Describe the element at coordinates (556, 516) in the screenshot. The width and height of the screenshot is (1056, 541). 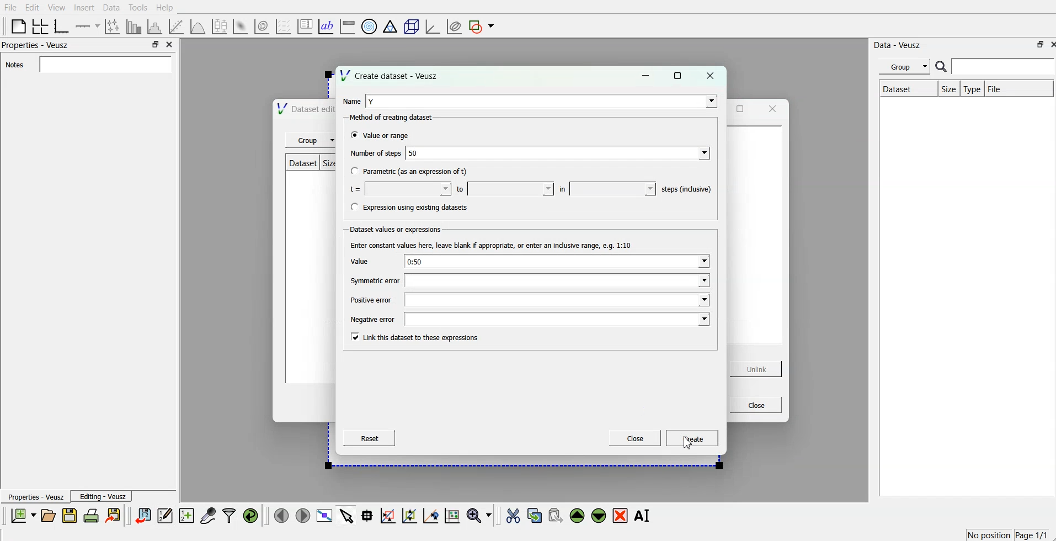
I see `paste the selected widgets` at that location.